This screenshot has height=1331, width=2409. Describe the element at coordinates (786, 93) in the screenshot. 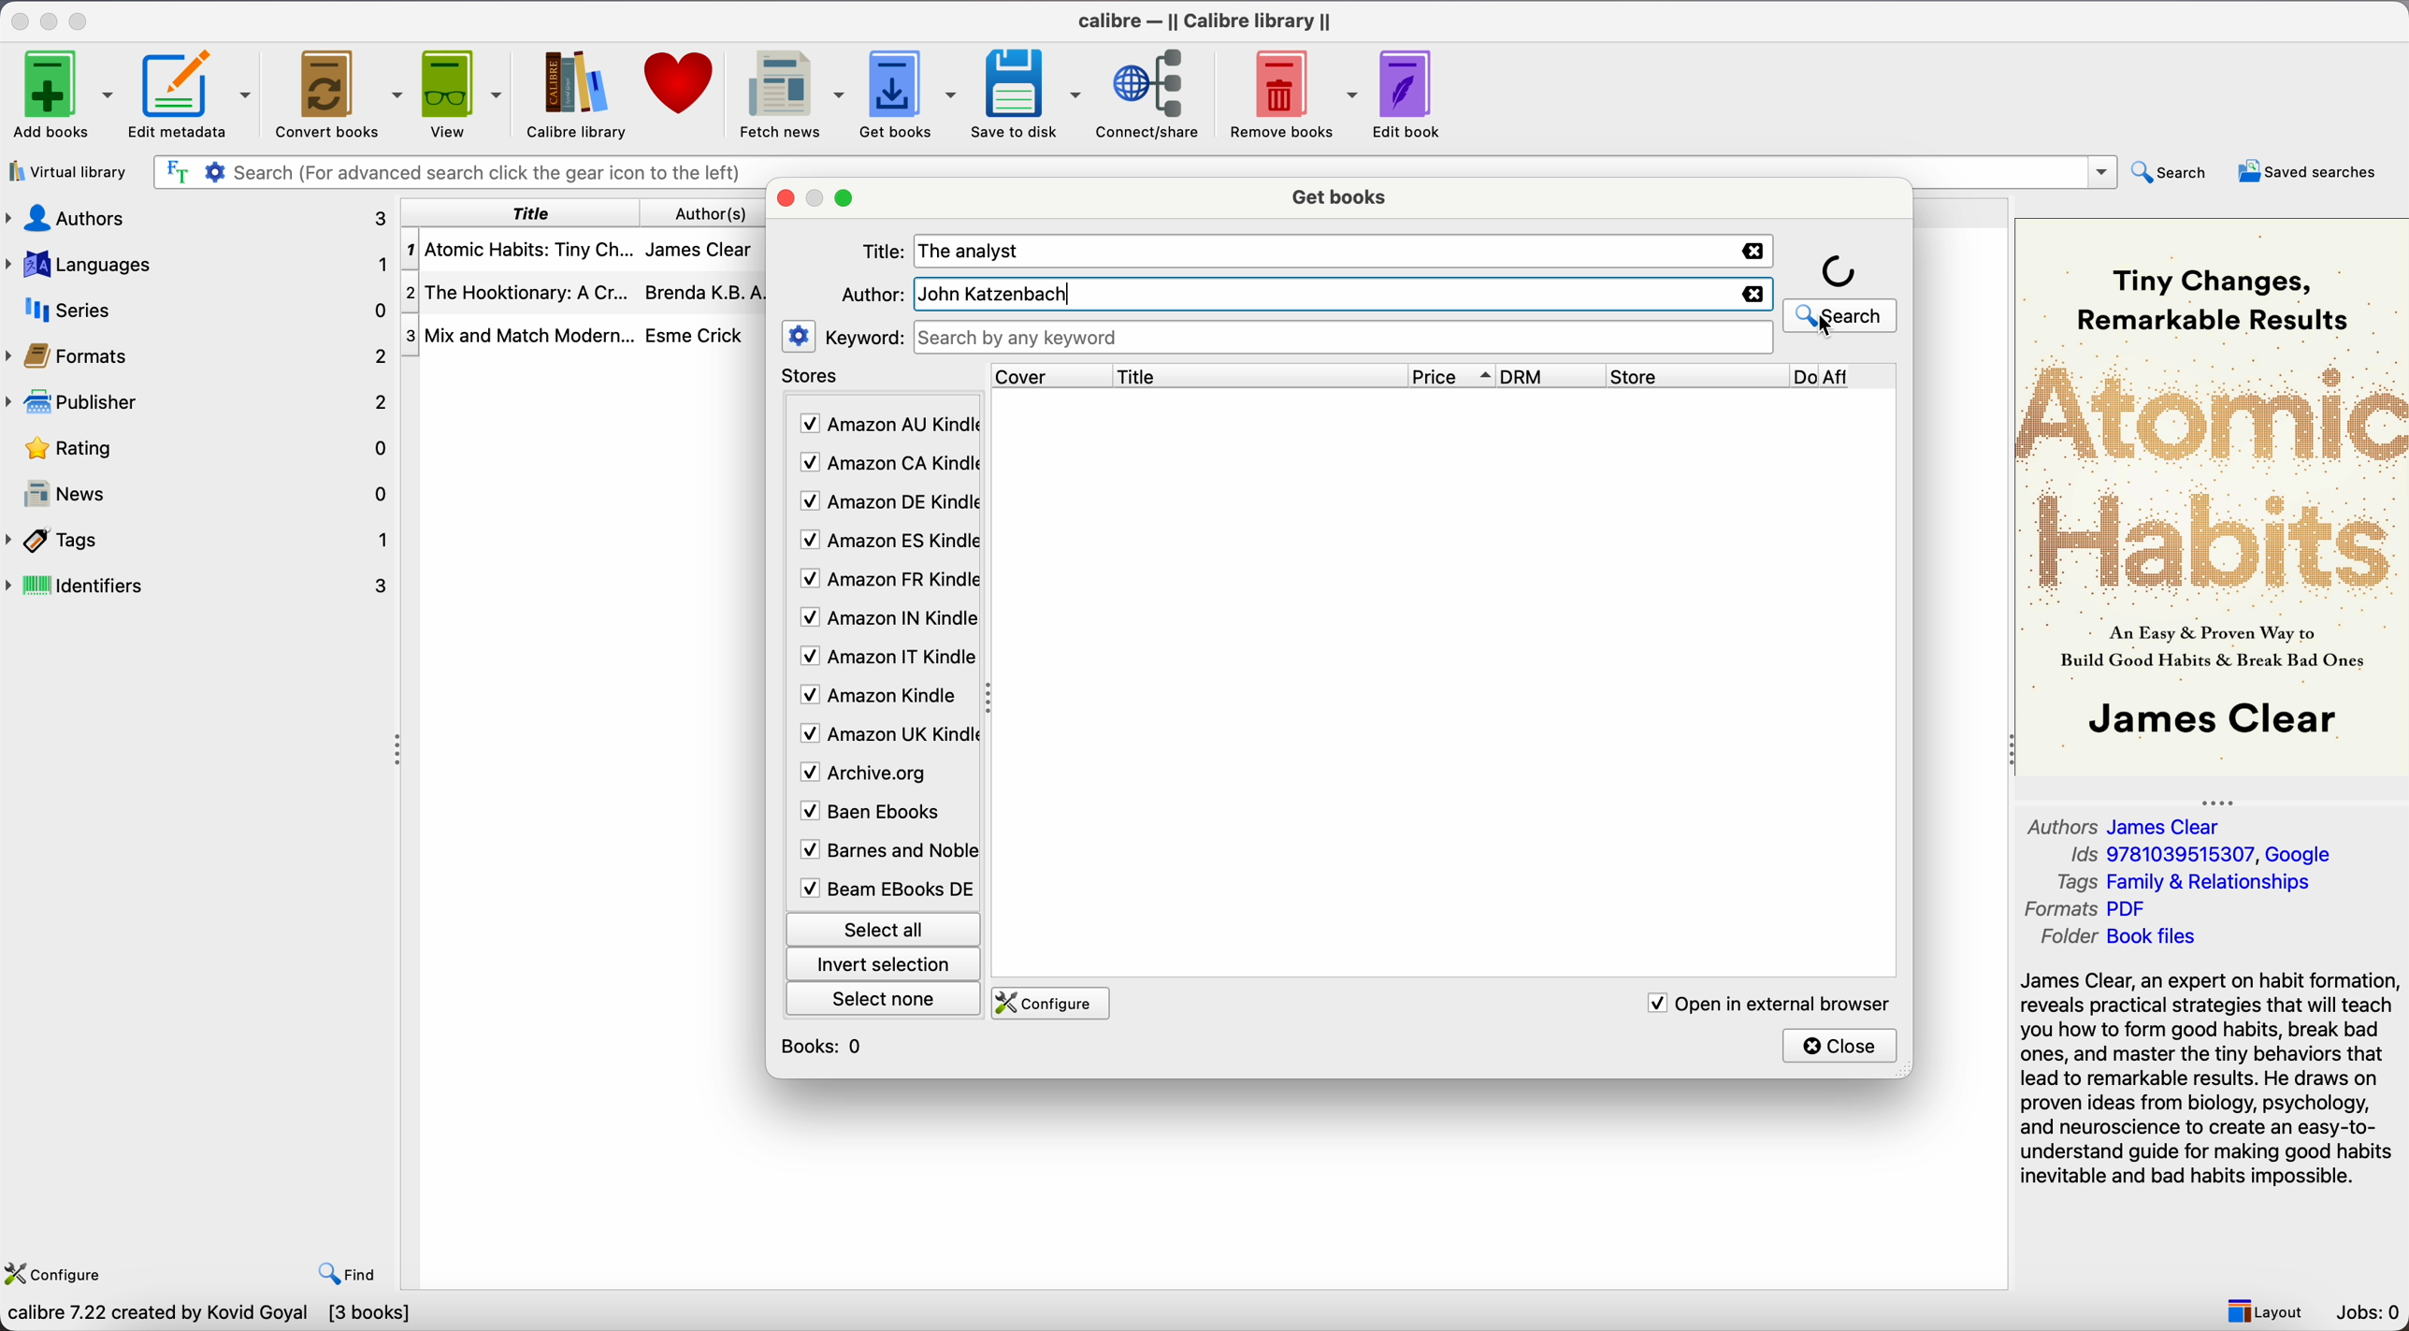

I see `fetch news` at that location.